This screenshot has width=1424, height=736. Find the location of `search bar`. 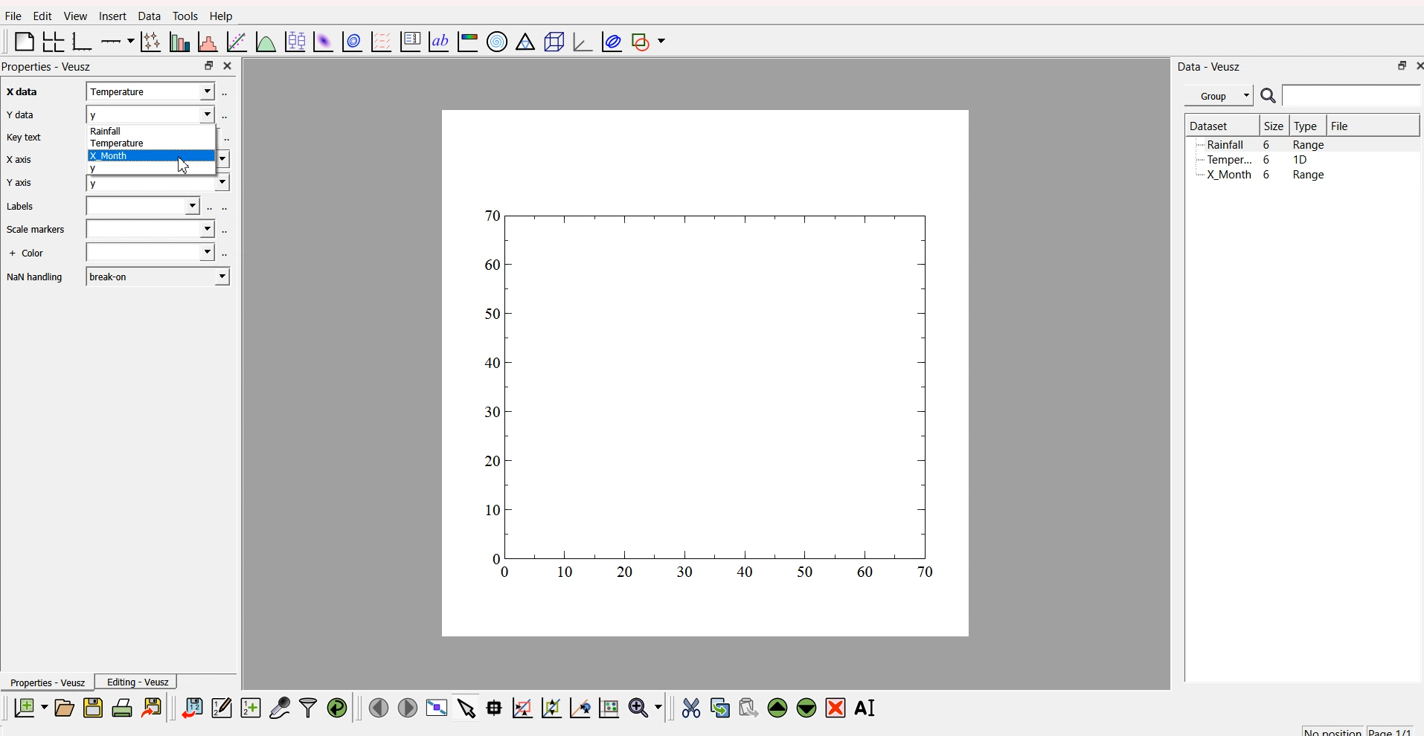

search bar is located at coordinates (1355, 97).